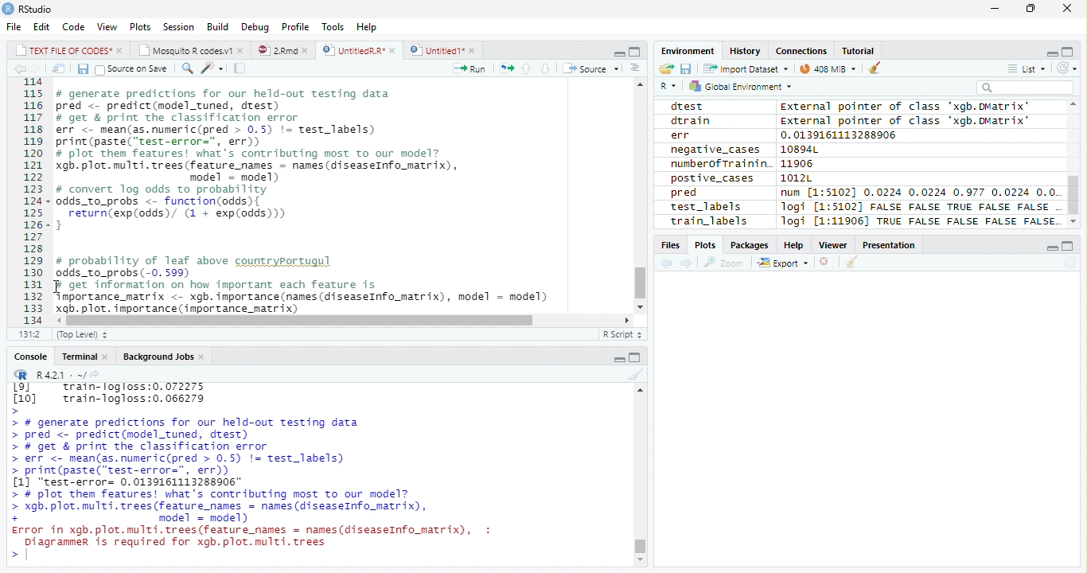  What do you see at coordinates (254, 28) in the screenshot?
I see `Debug` at bounding box center [254, 28].